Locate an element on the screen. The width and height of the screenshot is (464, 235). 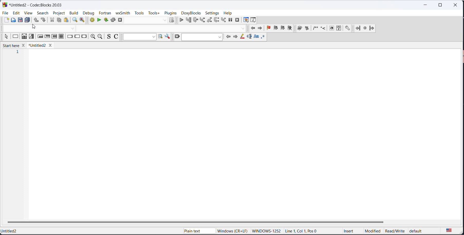
Text and dropdown is located at coordinates (140, 36).